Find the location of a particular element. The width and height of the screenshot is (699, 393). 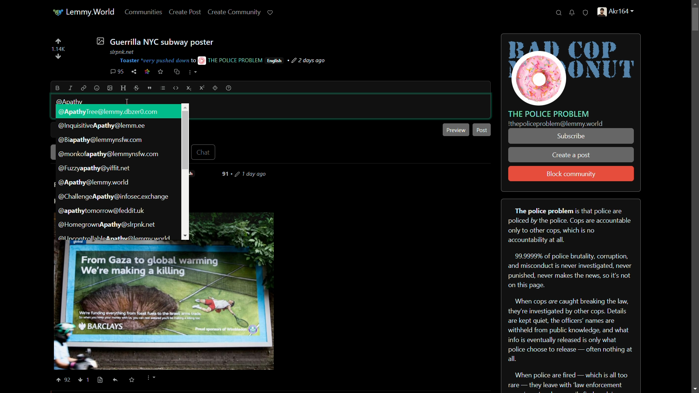

subscript is located at coordinates (190, 88).